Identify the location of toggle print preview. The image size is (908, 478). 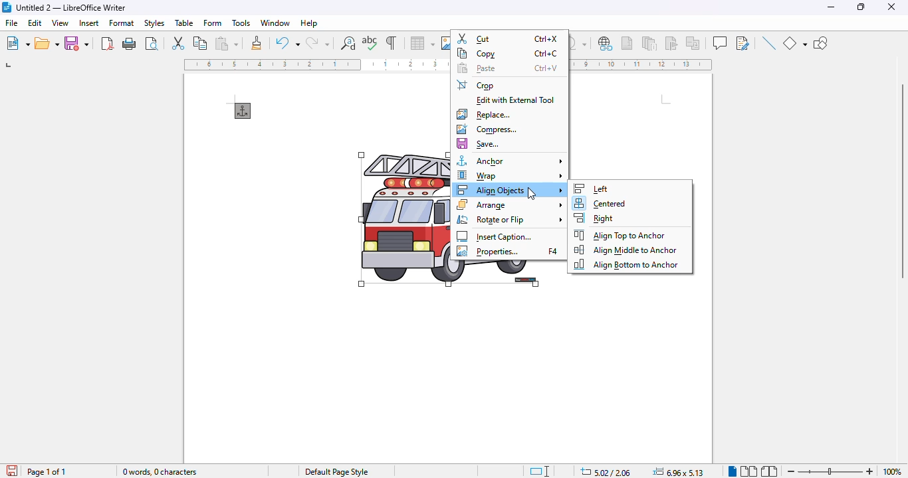
(152, 43).